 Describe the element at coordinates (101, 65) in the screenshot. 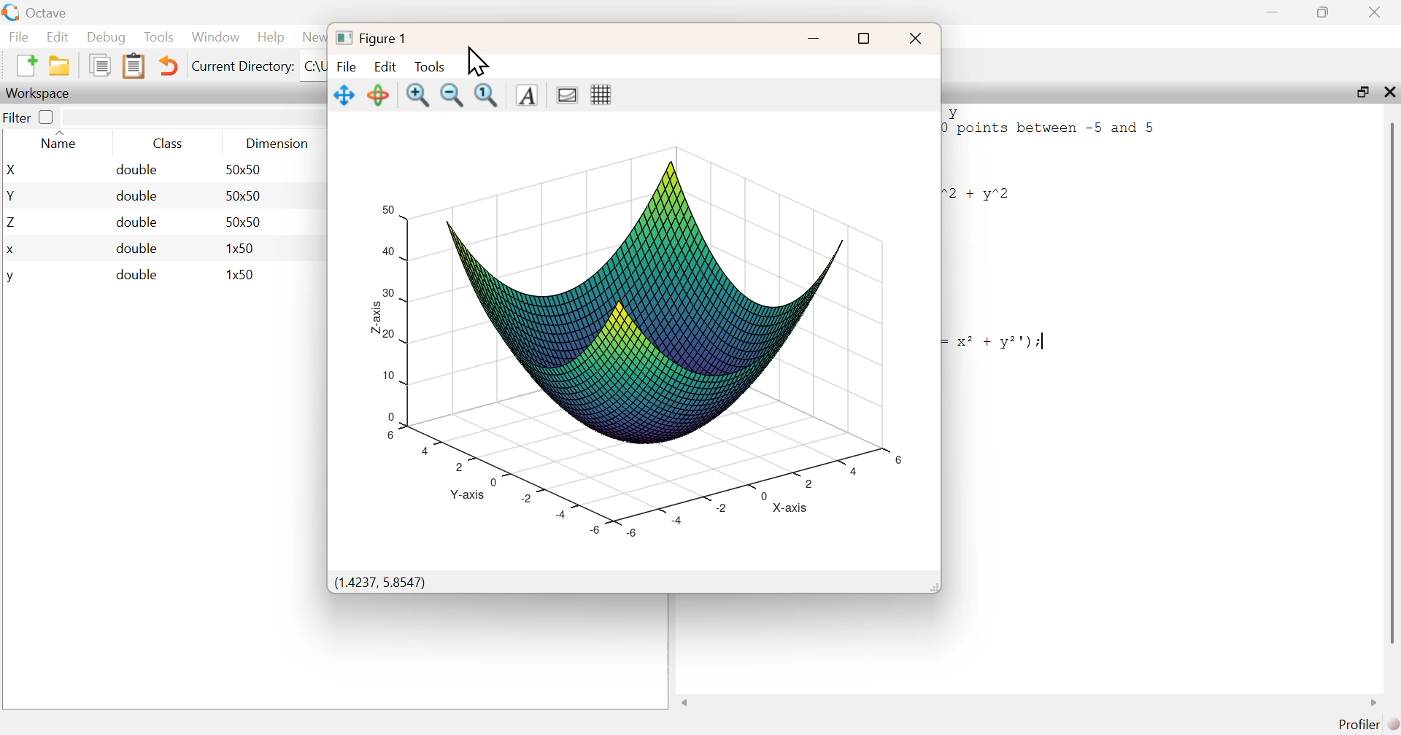

I see `Duplicate` at that location.